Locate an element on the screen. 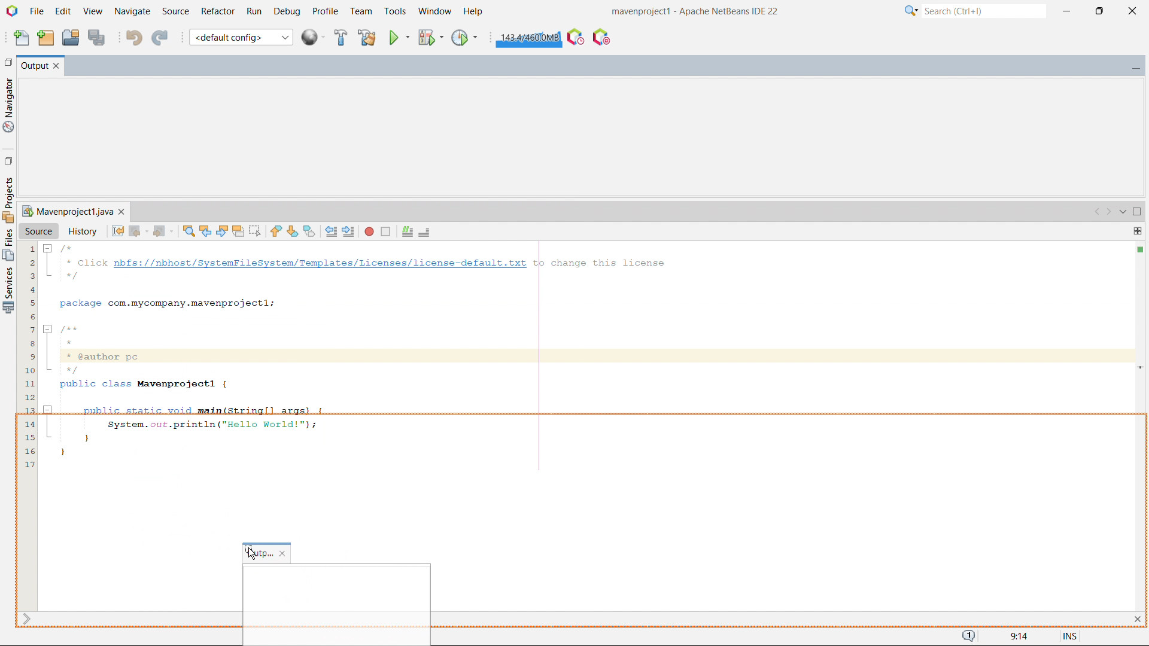  close is located at coordinates (1133, 11).